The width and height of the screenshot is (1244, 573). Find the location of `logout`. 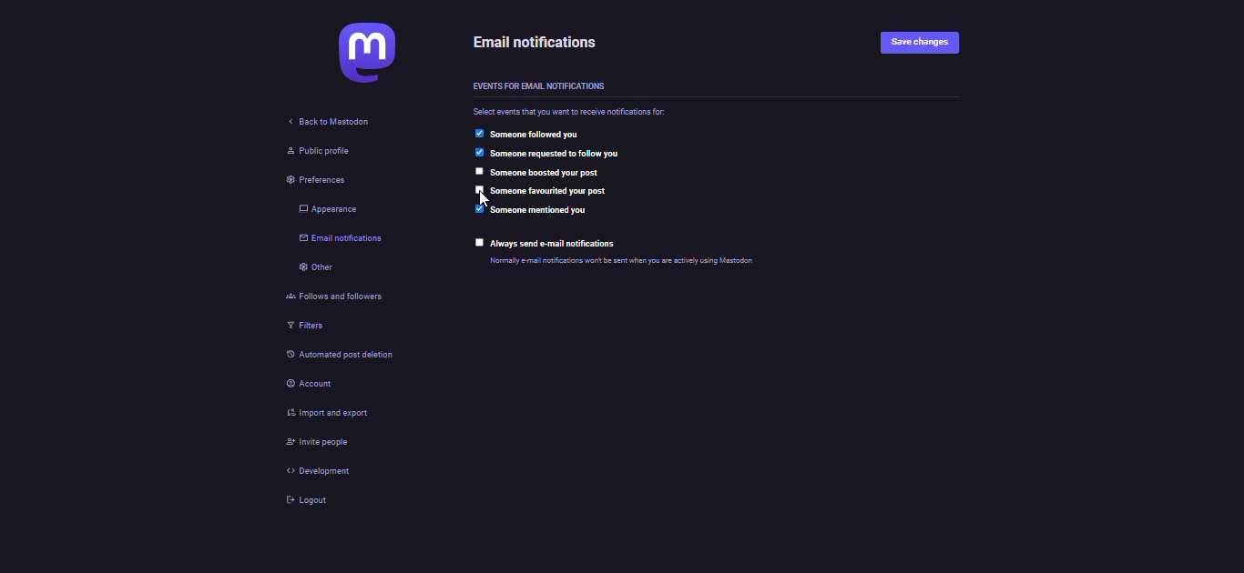

logout is located at coordinates (305, 499).